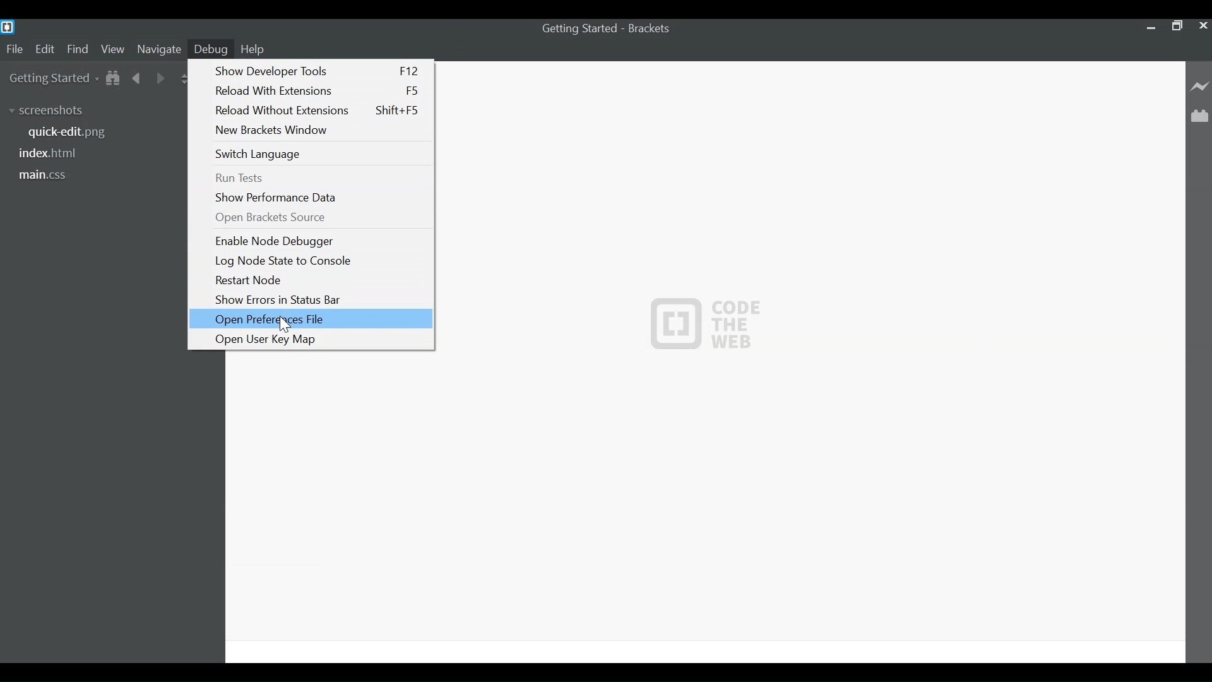 Image resolution: width=1212 pixels, height=682 pixels. Describe the element at coordinates (1150, 28) in the screenshot. I see `minimize` at that location.